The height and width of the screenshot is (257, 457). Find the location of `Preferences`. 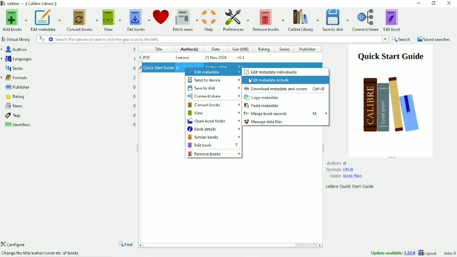

Preferences is located at coordinates (236, 20).